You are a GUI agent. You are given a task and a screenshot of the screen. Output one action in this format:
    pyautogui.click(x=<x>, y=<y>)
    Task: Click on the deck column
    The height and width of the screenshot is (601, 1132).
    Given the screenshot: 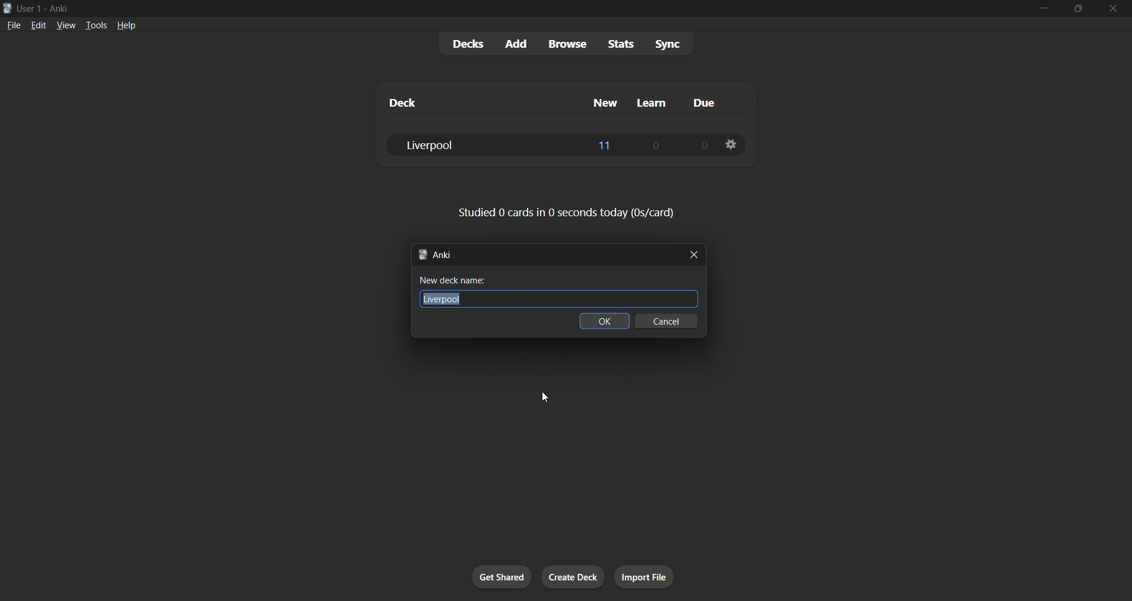 What is the action you would take?
    pyautogui.click(x=476, y=103)
    